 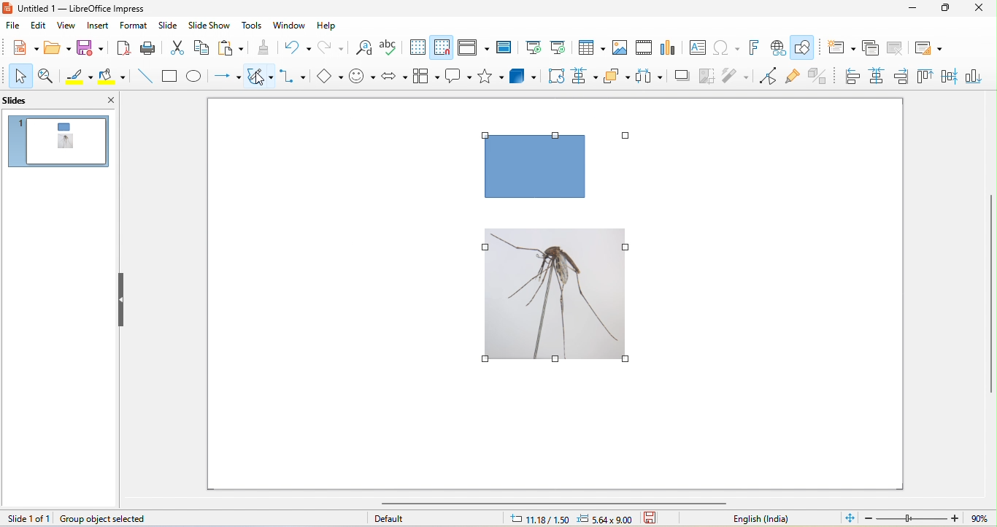 What do you see at coordinates (213, 27) in the screenshot?
I see `slide show` at bounding box center [213, 27].